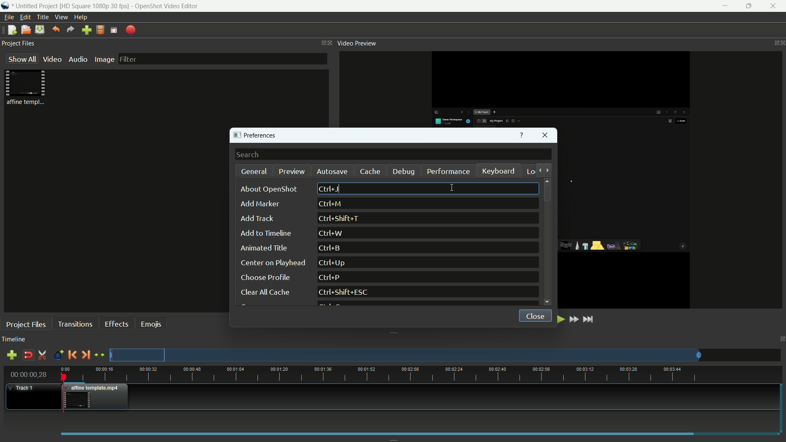  What do you see at coordinates (28, 355) in the screenshot?
I see `disable snap` at bounding box center [28, 355].